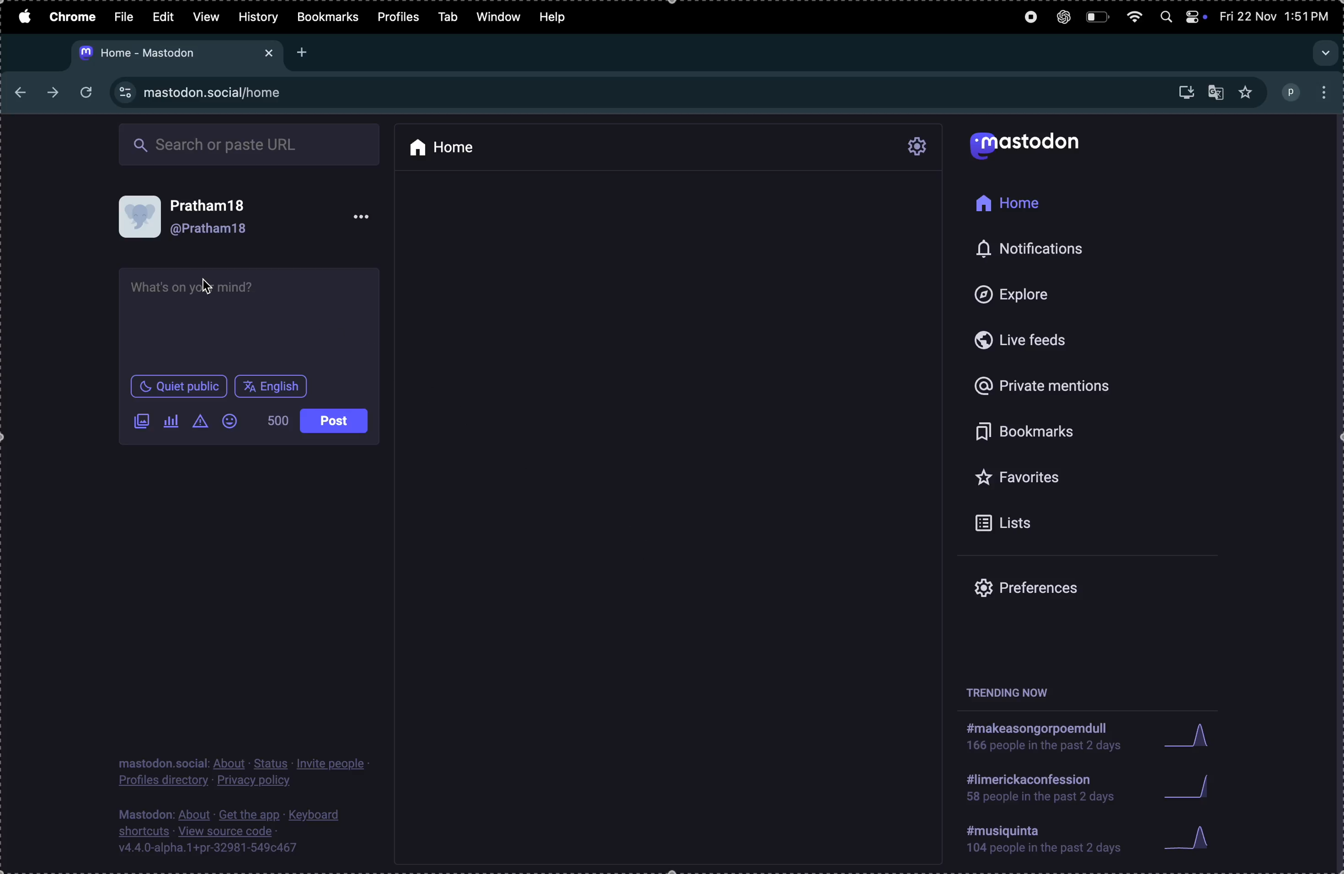 The height and width of the screenshot is (874, 1344). Describe the element at coordinates (1181, 90) in the screenshot. I see `downloads` at that location.